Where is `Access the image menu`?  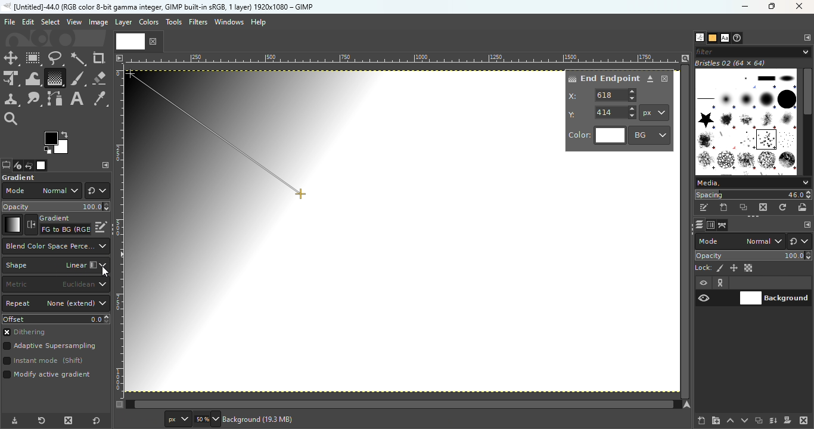
Access the image menu is located at coordinates (119, 57).